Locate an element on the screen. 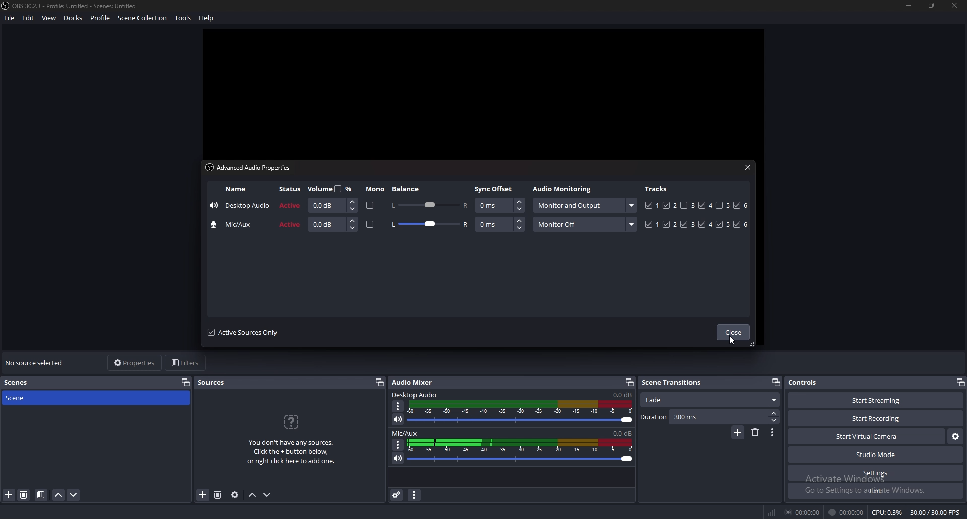 The image size is (967, 519). sources is located at coordinates (216, 383).